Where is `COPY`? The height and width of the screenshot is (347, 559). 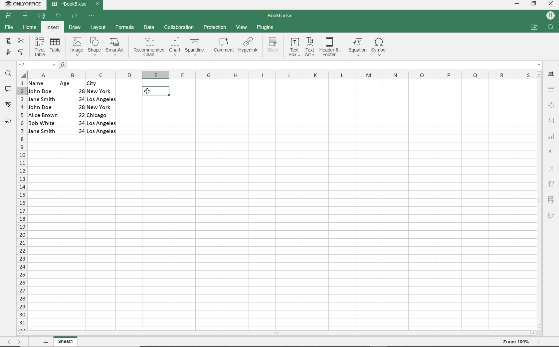
COPY is located at coordinates (8, 42).